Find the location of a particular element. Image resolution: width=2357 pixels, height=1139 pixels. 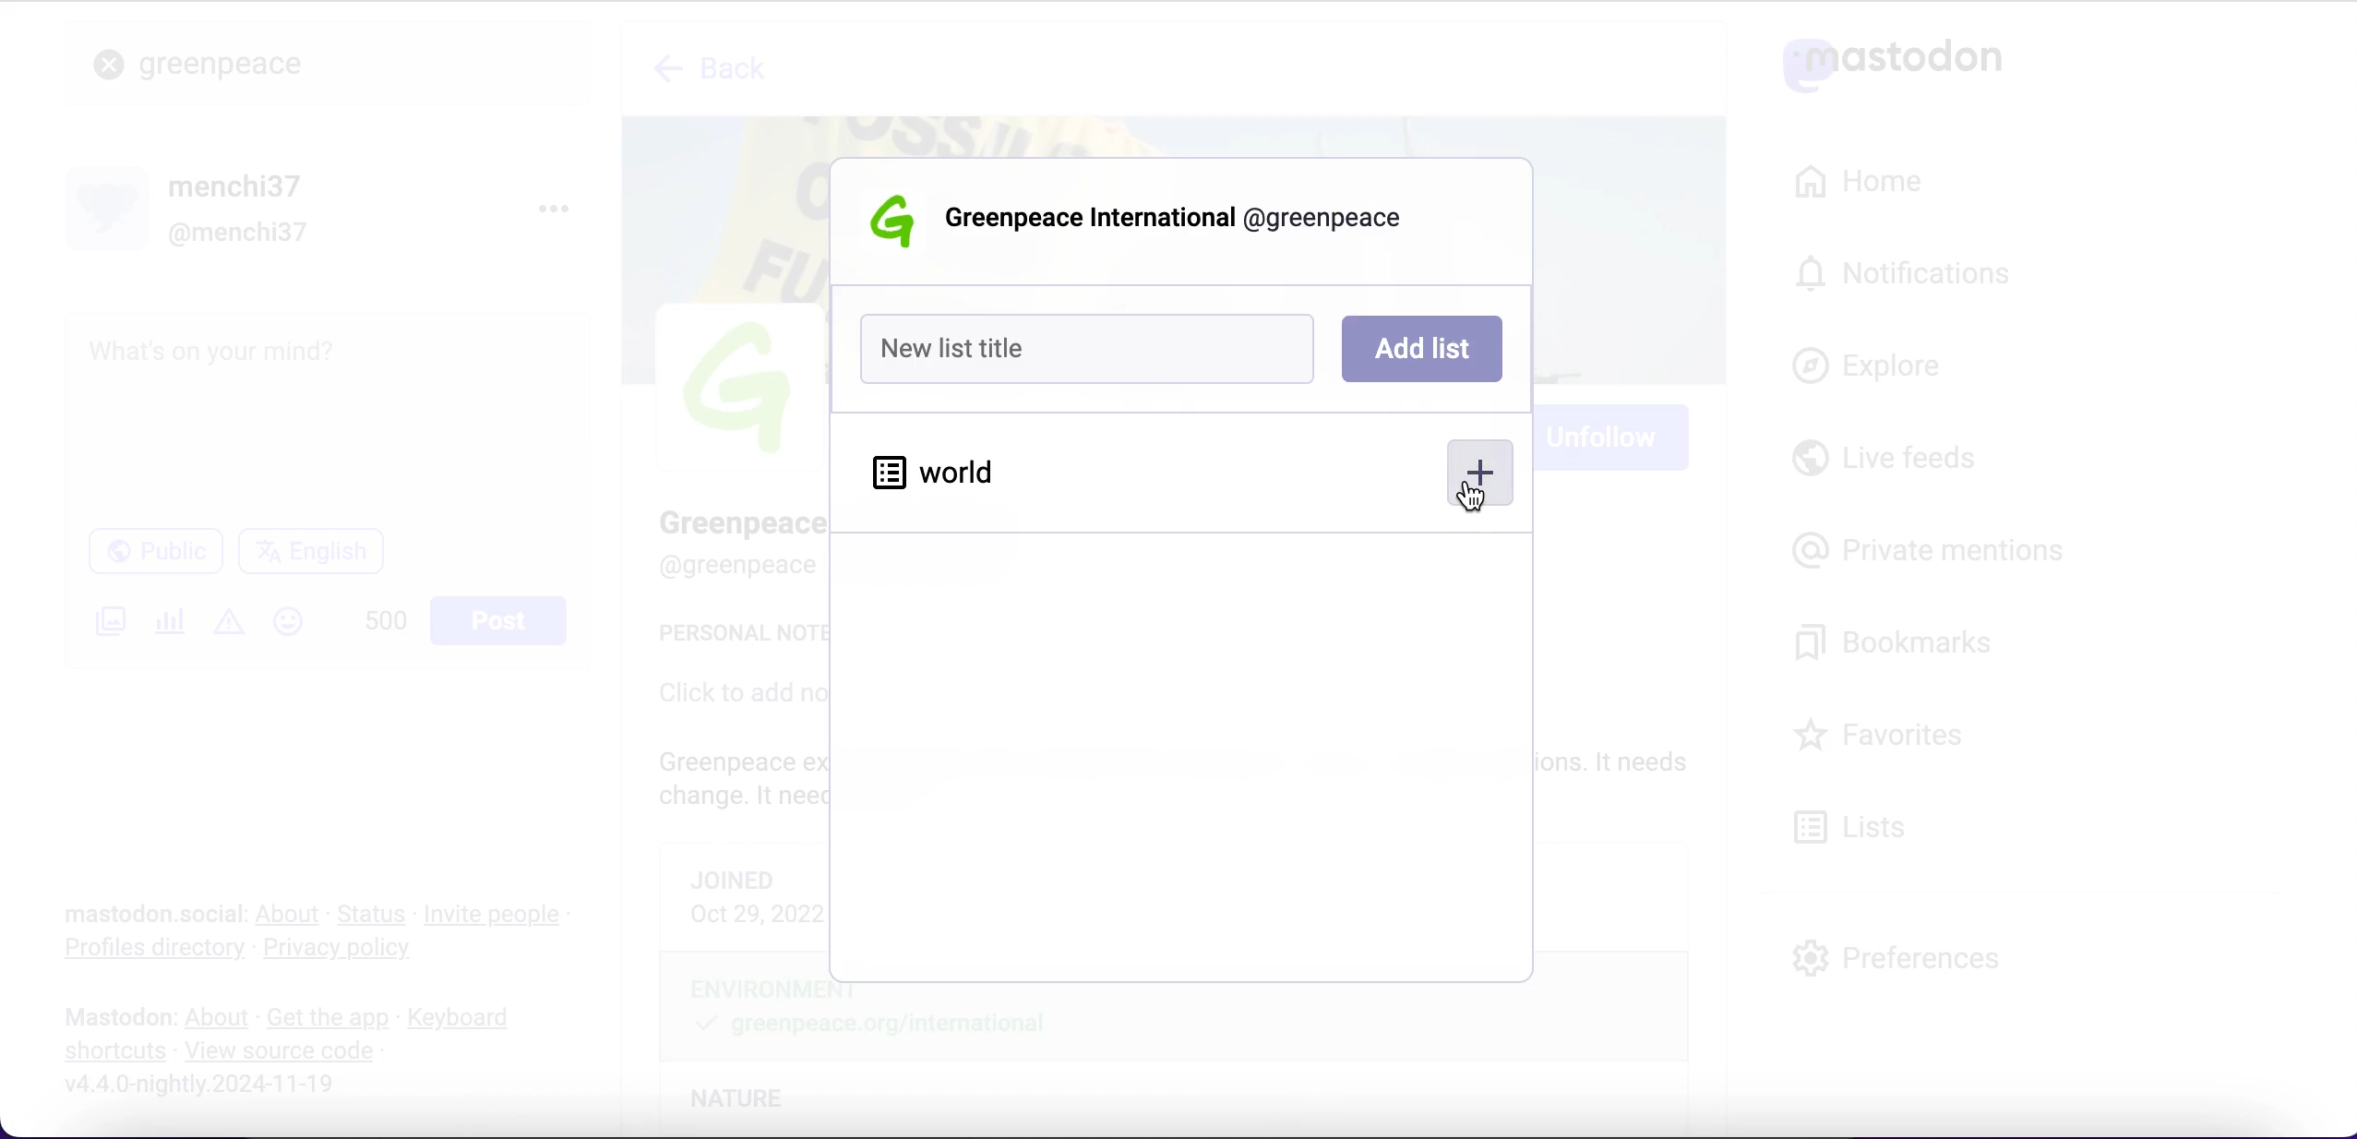

greenpeace is located at coordinates (230, 63).